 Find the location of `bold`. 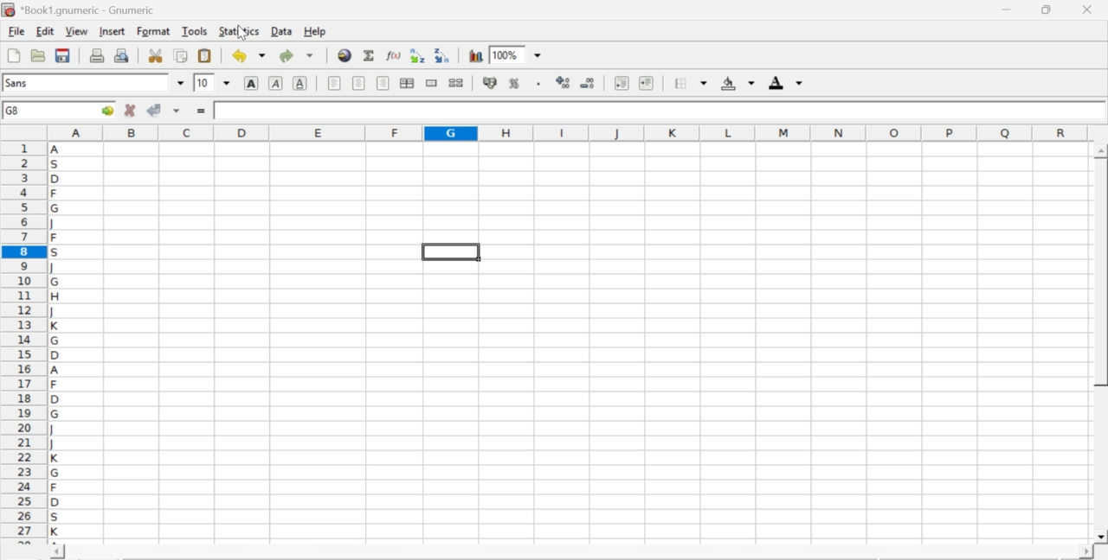

bold is located at coordinates (252, 82).